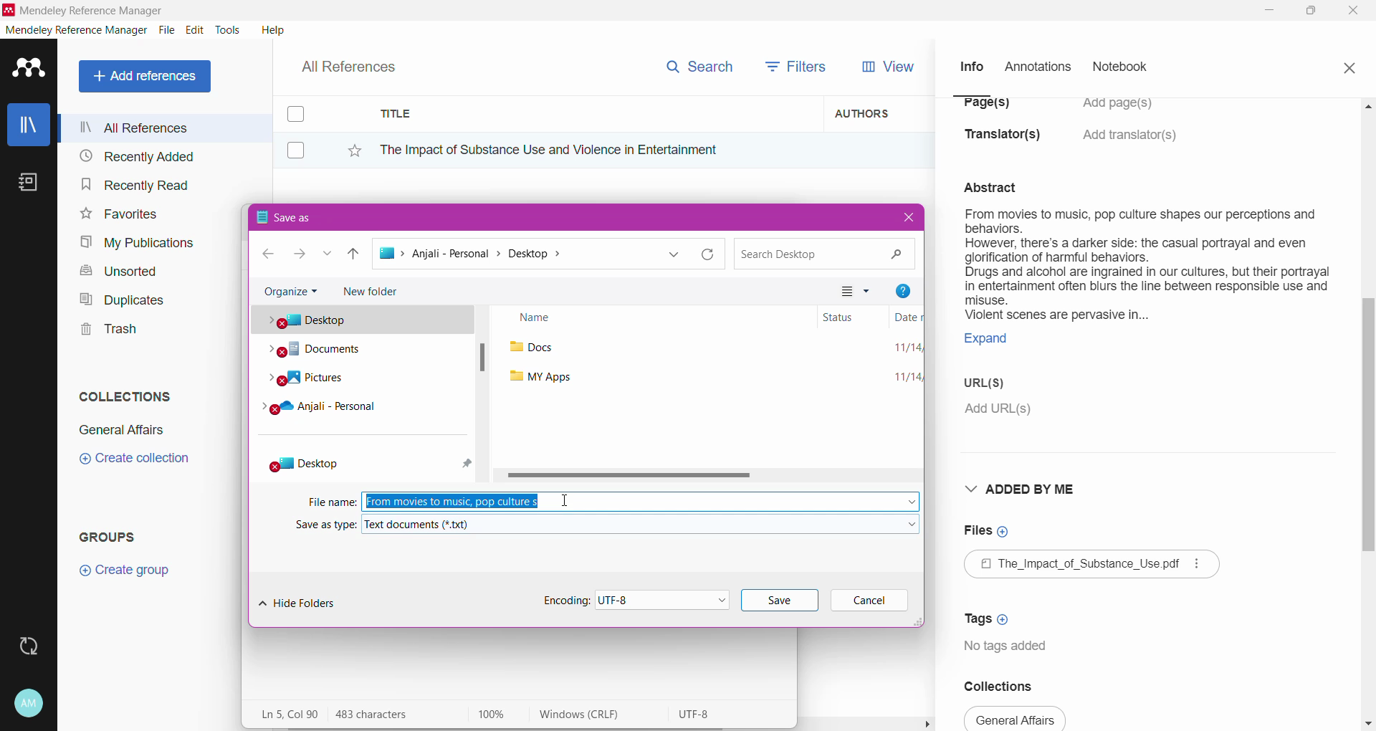  What do you see at coordinates (347, 148) in the screenshot?
I see `Click to Add to Favorites` at bounding box center [347, 148].